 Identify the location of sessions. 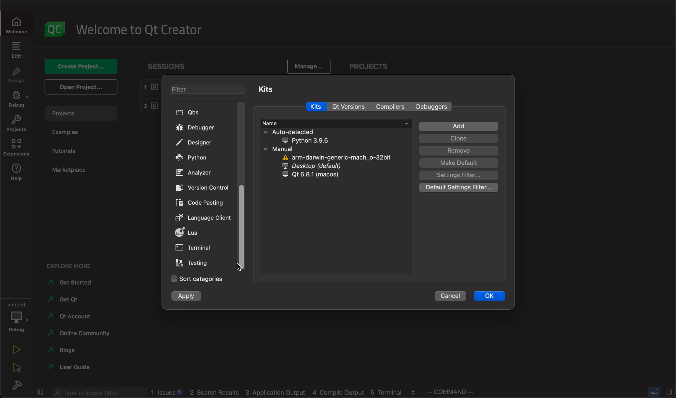
(167, 68).